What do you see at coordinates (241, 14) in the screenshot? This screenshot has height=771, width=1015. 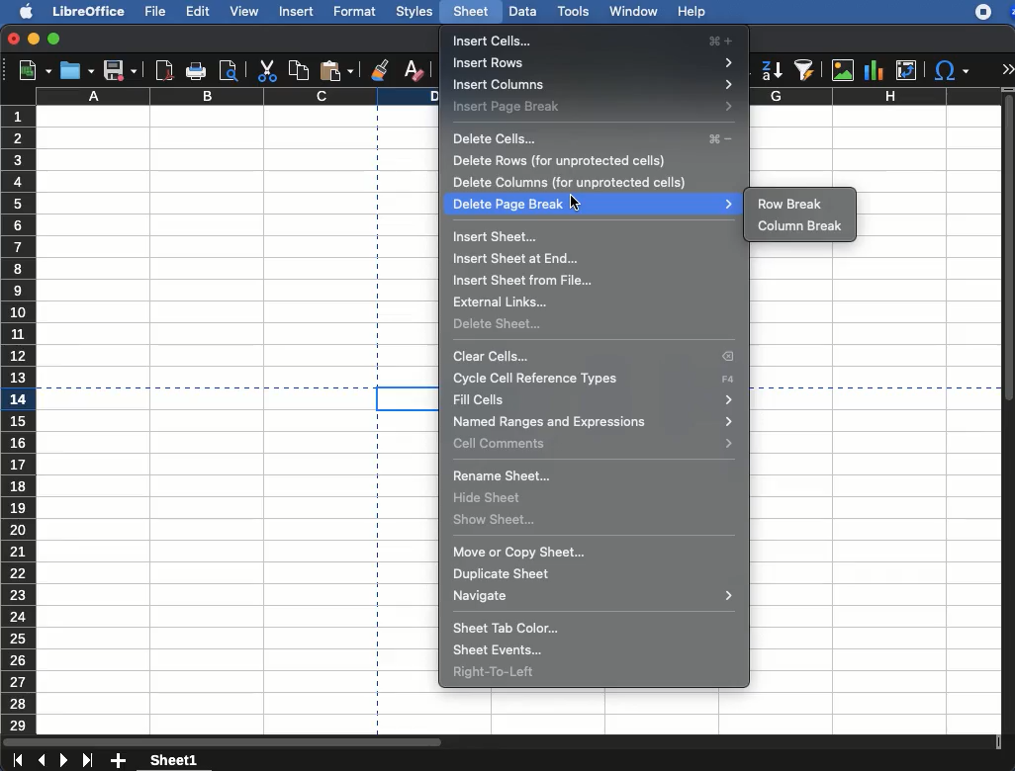 I see `view` at bounding box center [241, 14].